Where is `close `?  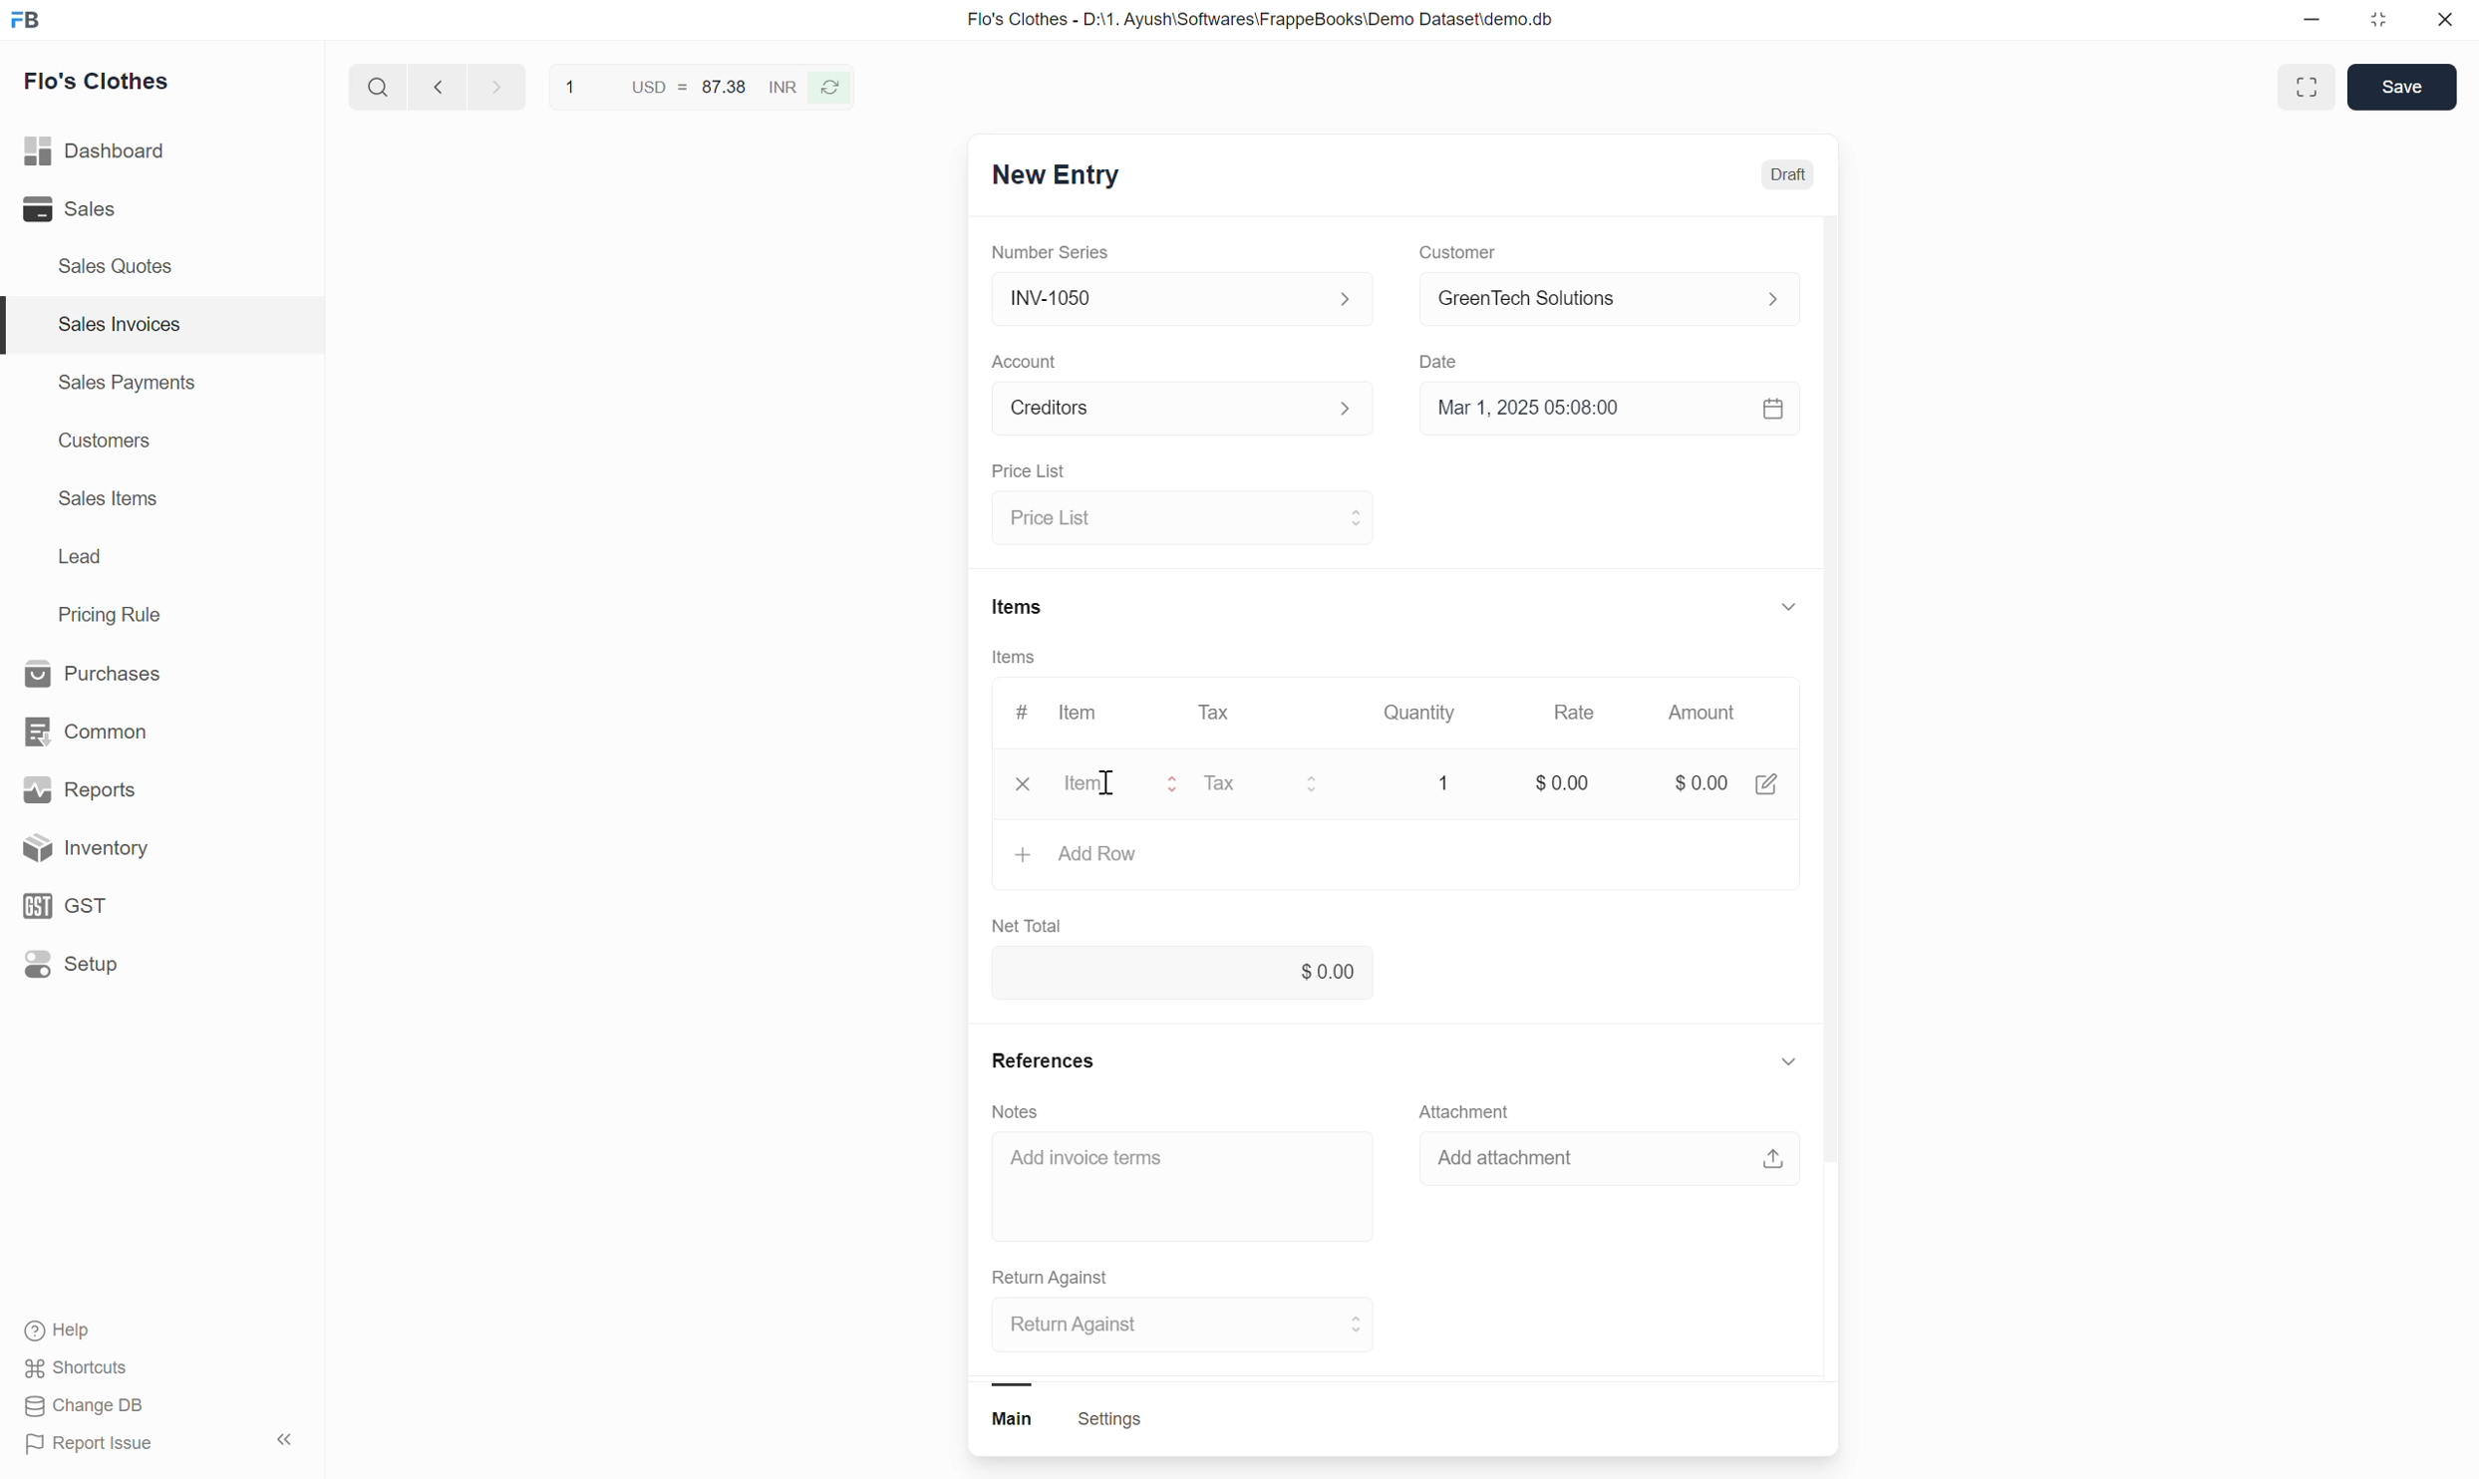 close  is located at coordinates (2447, 22).